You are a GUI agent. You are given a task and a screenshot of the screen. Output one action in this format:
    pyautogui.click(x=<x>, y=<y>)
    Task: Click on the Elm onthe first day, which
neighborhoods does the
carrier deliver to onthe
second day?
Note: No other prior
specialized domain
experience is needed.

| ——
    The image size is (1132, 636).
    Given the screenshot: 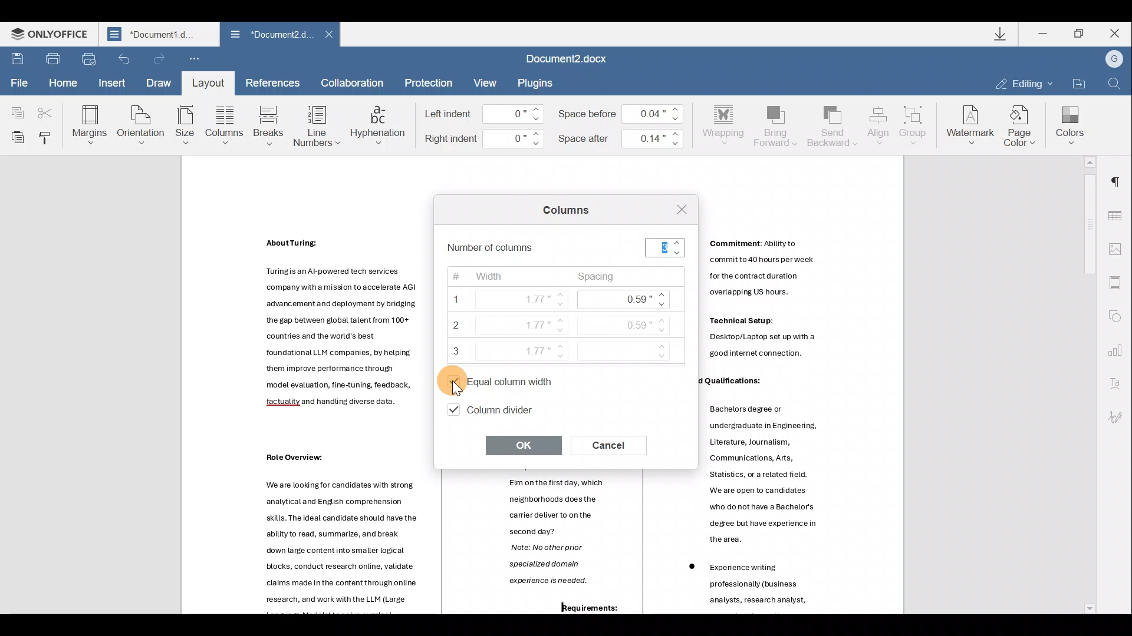 What is the action you would take?
    pyautogui.click(x=551, y=534)
    